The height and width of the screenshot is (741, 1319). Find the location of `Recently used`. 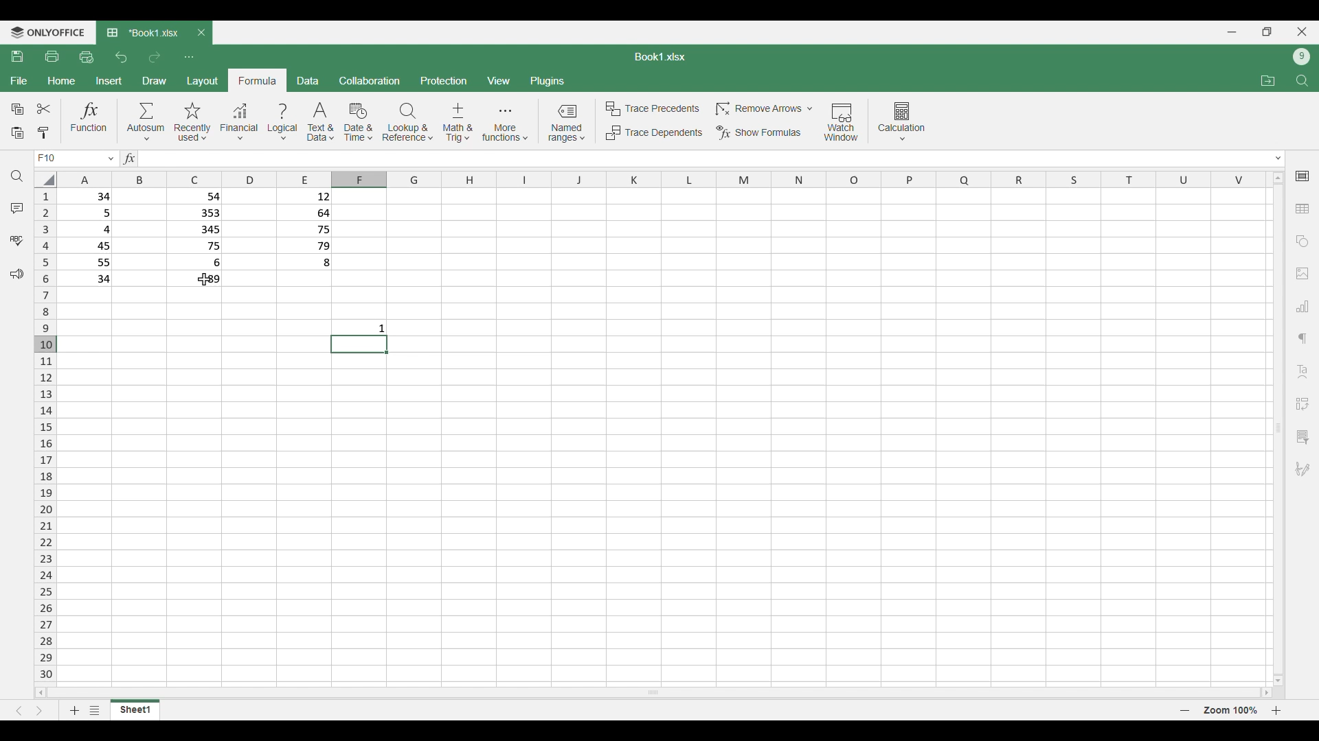

Recently used is located at coordinates (193, 122).